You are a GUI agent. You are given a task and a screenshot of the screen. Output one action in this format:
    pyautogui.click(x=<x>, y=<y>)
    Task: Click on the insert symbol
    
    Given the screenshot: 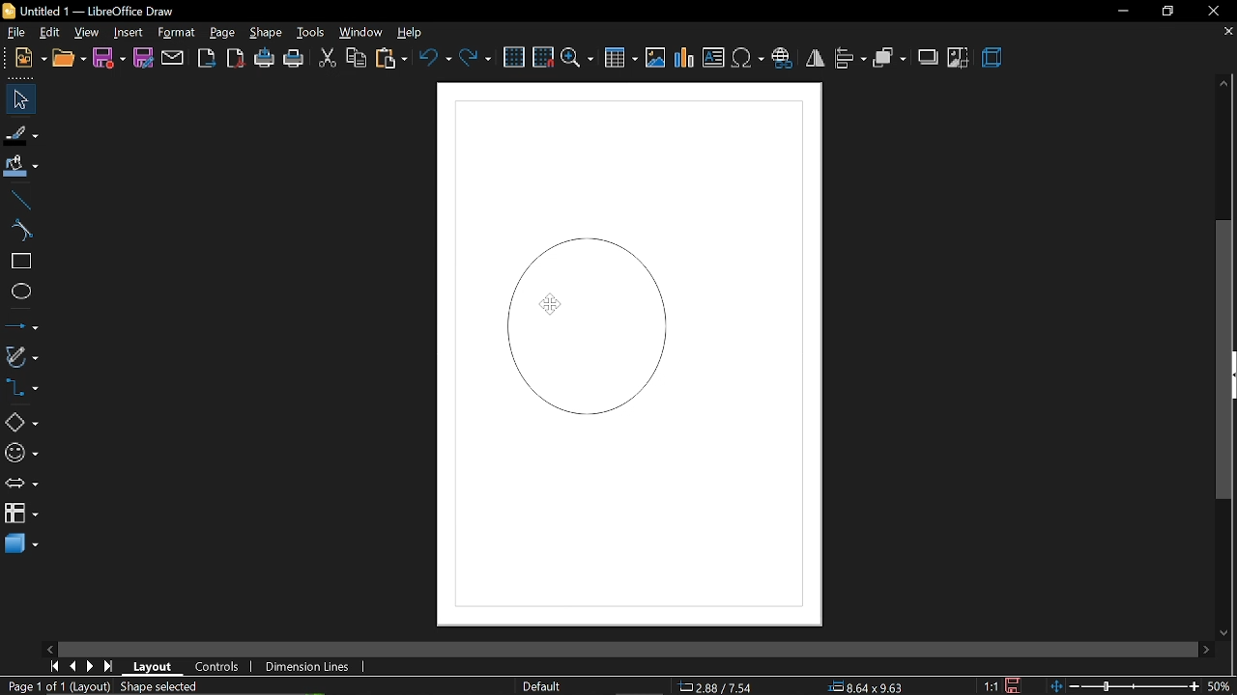 What is the action you would take?
    pyautogui.click(x=747, y=58)
    